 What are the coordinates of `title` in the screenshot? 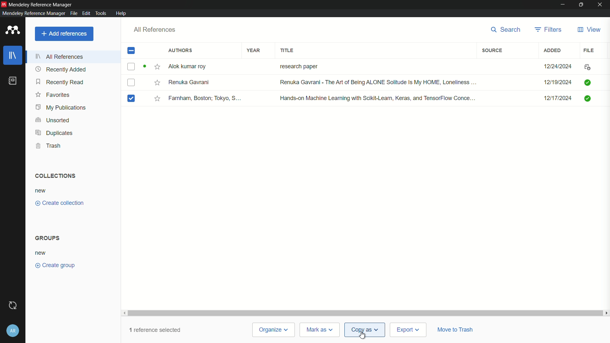 It's located at (287, 50).